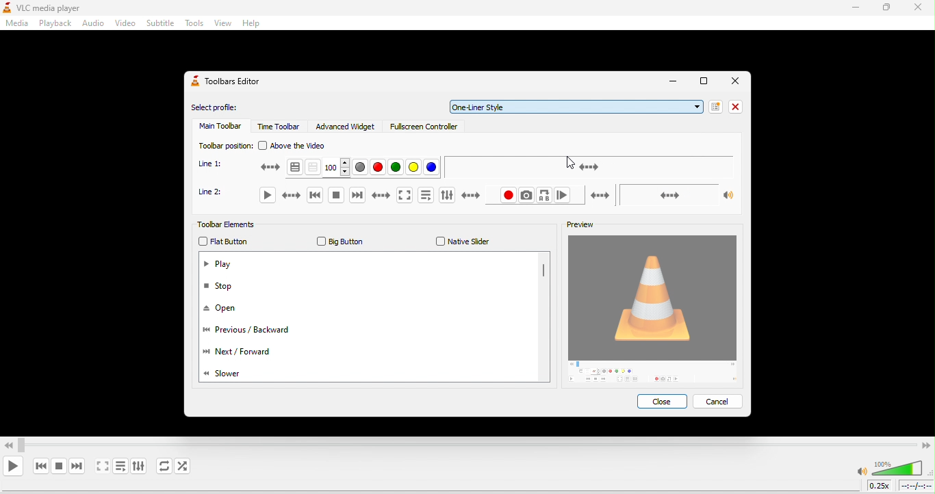 This screenshot has height=494, width=935. I want to click on timeline, so click(917, 487).